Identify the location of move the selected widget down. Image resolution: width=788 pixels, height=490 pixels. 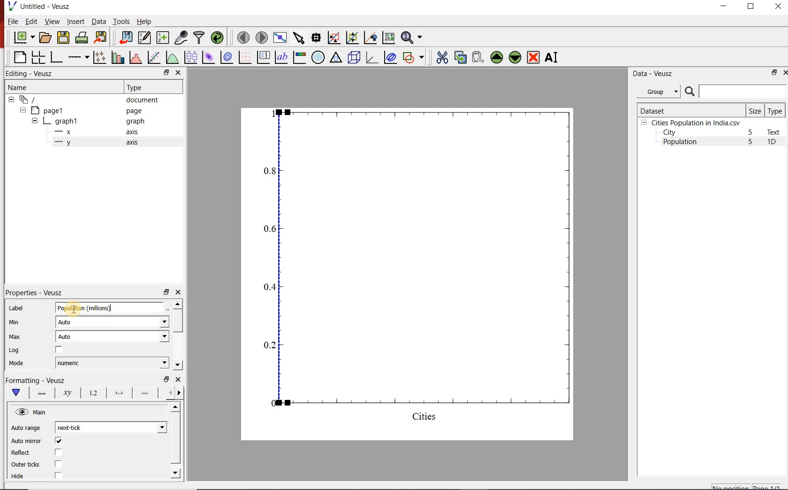
(515, 57).